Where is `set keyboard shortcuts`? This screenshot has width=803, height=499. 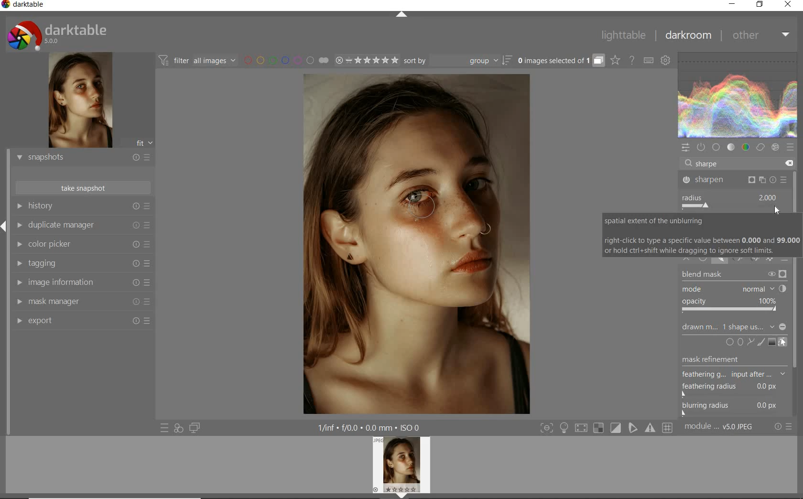 set keyboard shortcuts is located at coordinates (648, 61).